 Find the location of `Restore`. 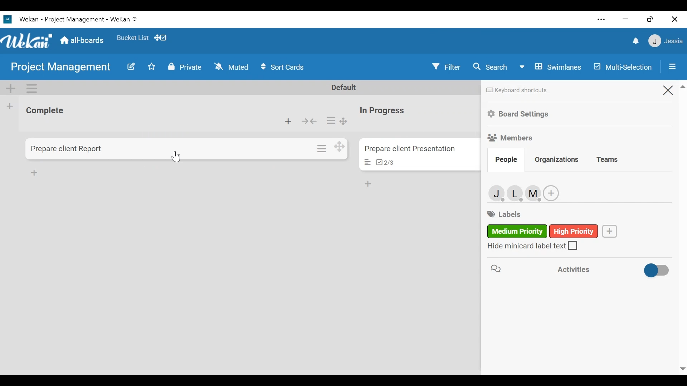

Restore is located at coordinates (649, 19).